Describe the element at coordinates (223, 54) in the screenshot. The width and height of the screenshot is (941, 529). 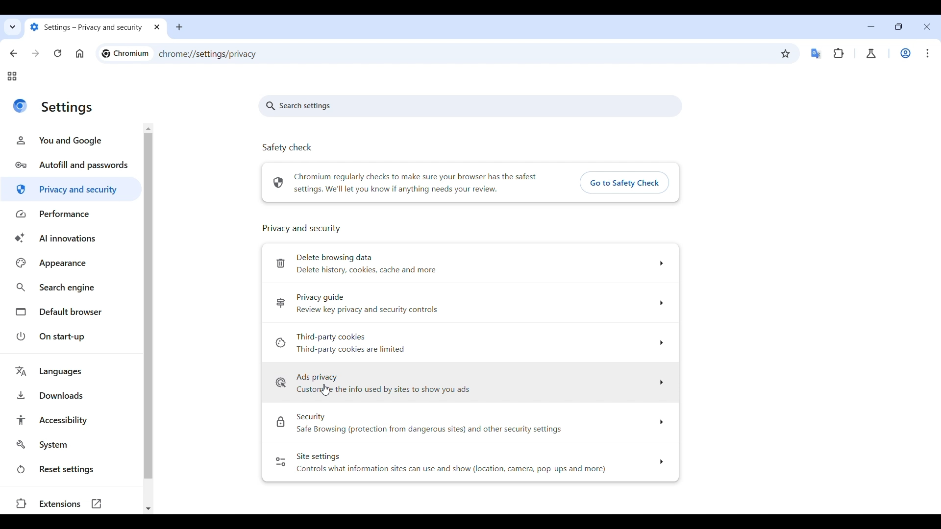
I see `Web link of current page` at that location.